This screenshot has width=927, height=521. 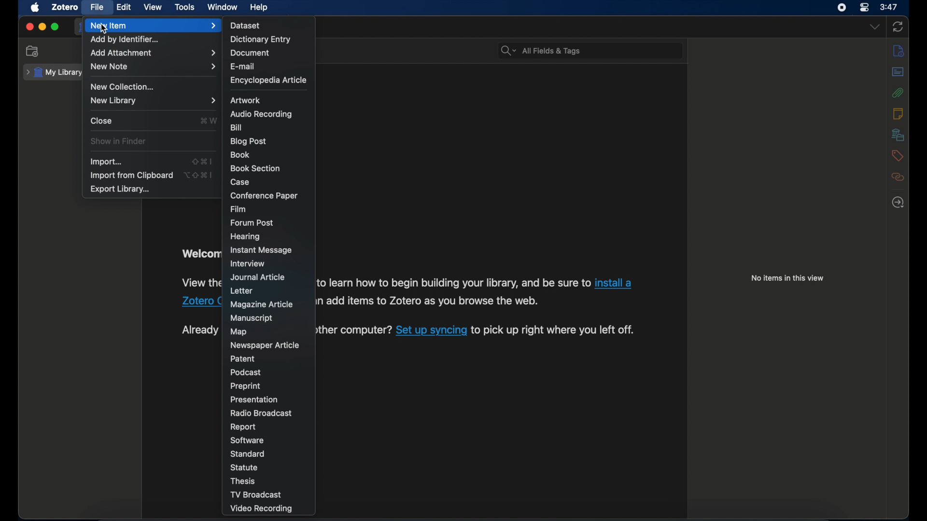 What do you see at coordinates (239, 332) in the screenshot?
I see `map` at bounding box center [239, 332].